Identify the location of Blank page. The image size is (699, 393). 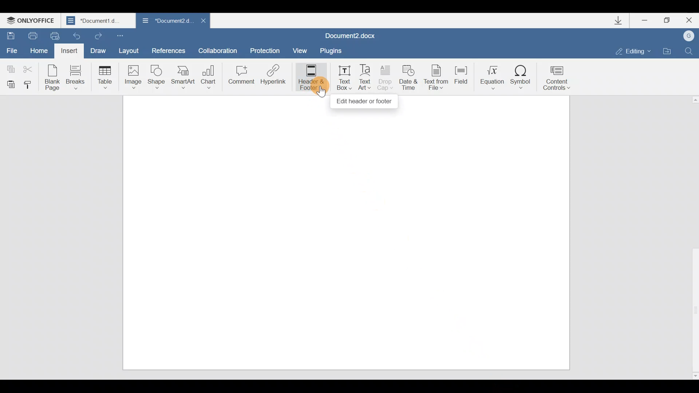
(53, 77).